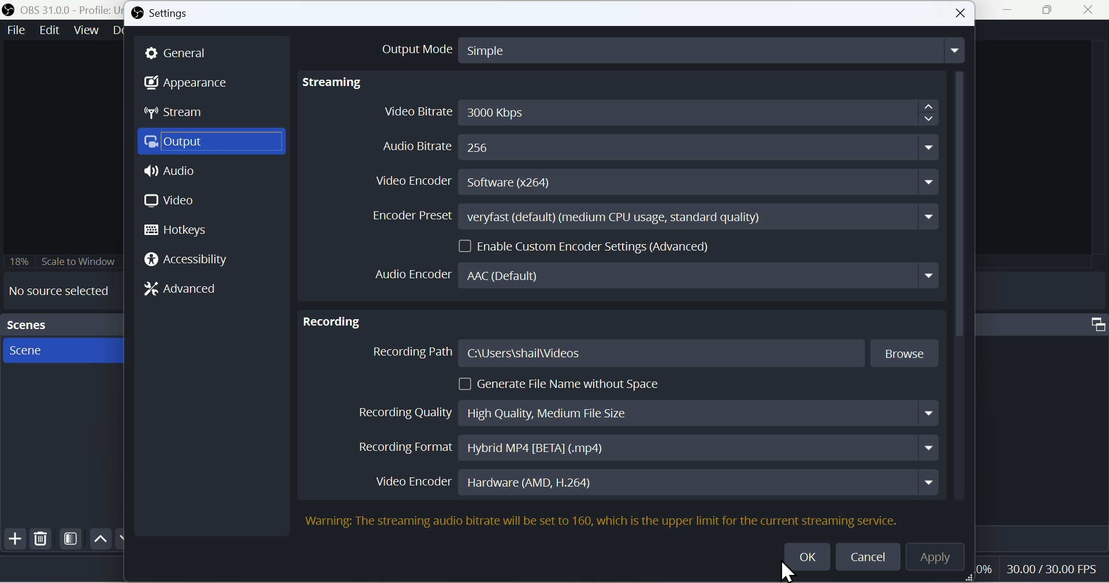 The height and width of the screenshot is (583, 1109). What do you see at coordinates (1053, 10) in the screenshot?
I see `Maximise` at bounding box center [1053, 10].